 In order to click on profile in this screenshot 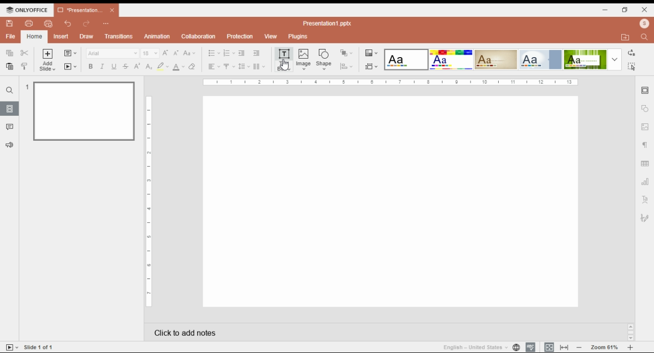, I will do `click(644, 23)`.